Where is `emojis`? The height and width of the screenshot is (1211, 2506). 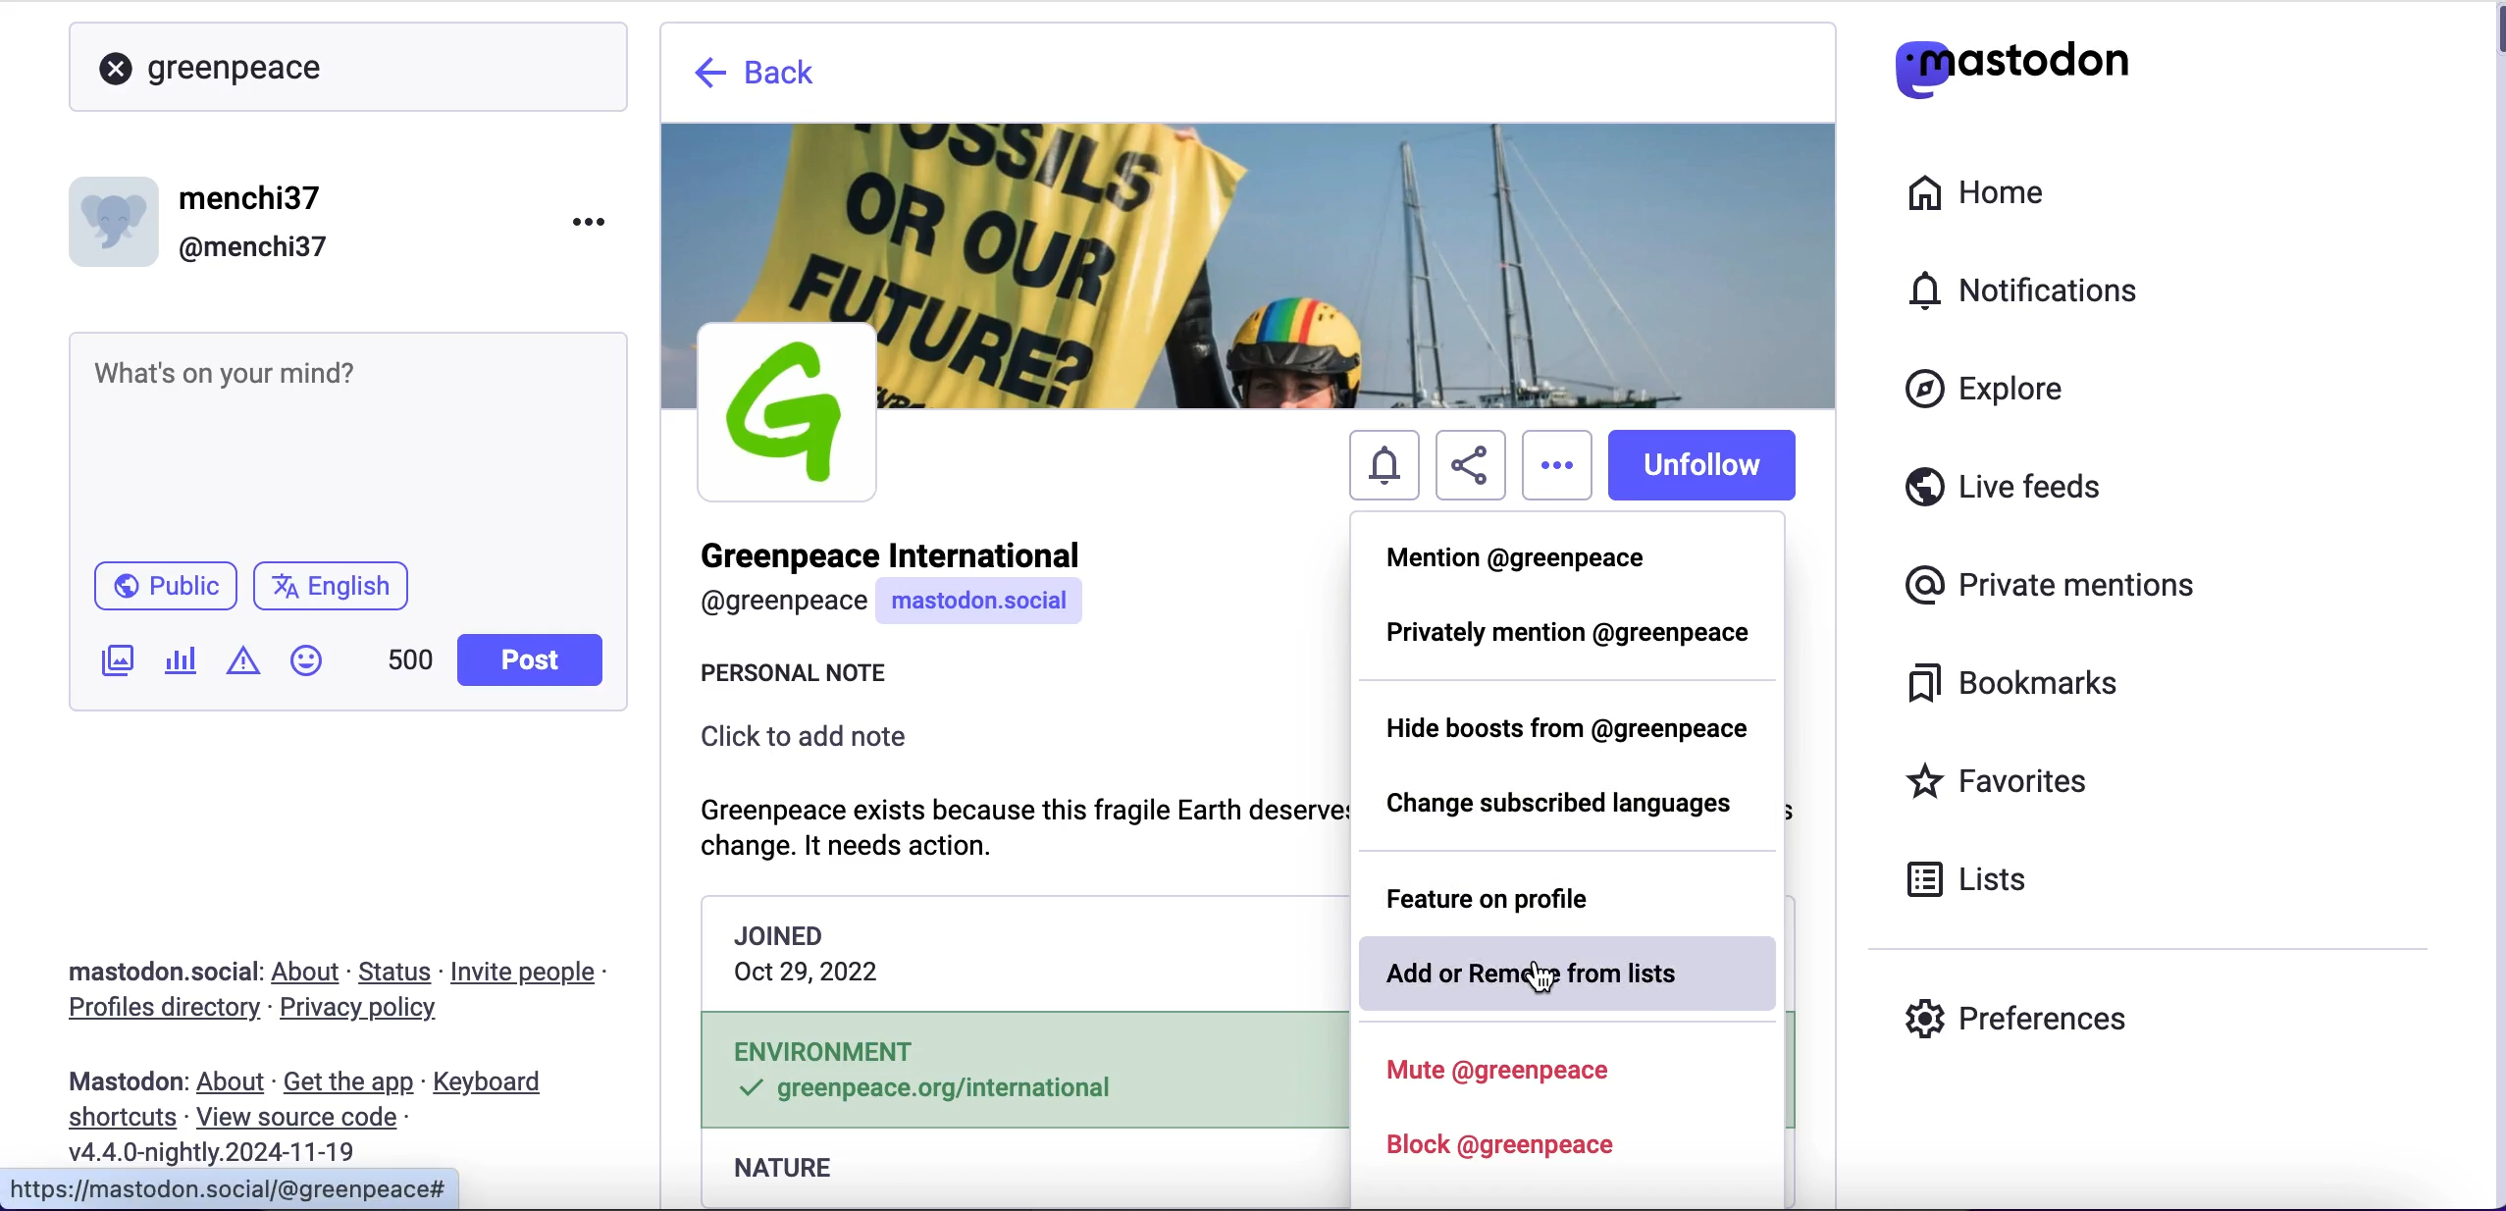 emojis is located at coordinates (315, 670).